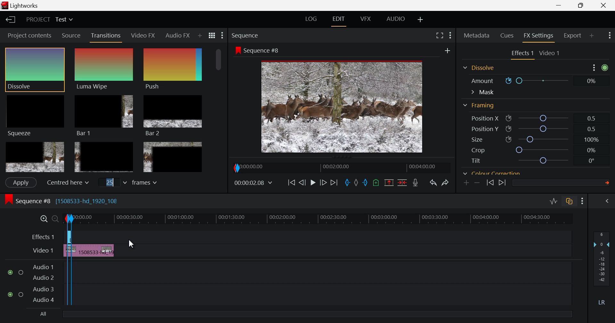 This screenshot has width=615, height=323. What do you see at coordinates (324, 183) in the screenshot?
I see `Go Forward` at bounding box center [324, 183].